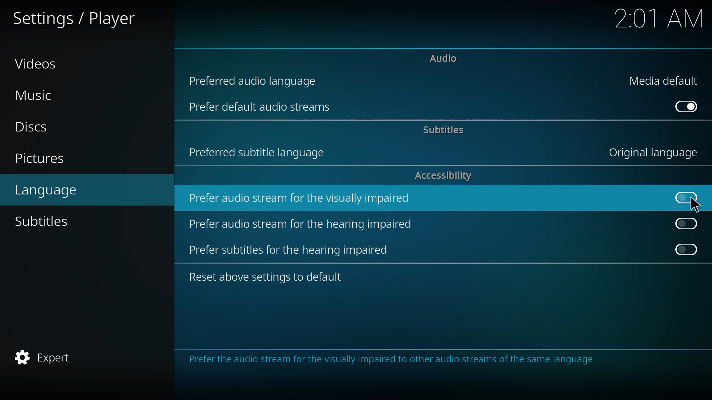 The height and width of the screenshot is (400, 712). What do you see at coordinates (258, 153) in the screenshot?
I see `preferred subtitle language` at bounding box center [258, 153].